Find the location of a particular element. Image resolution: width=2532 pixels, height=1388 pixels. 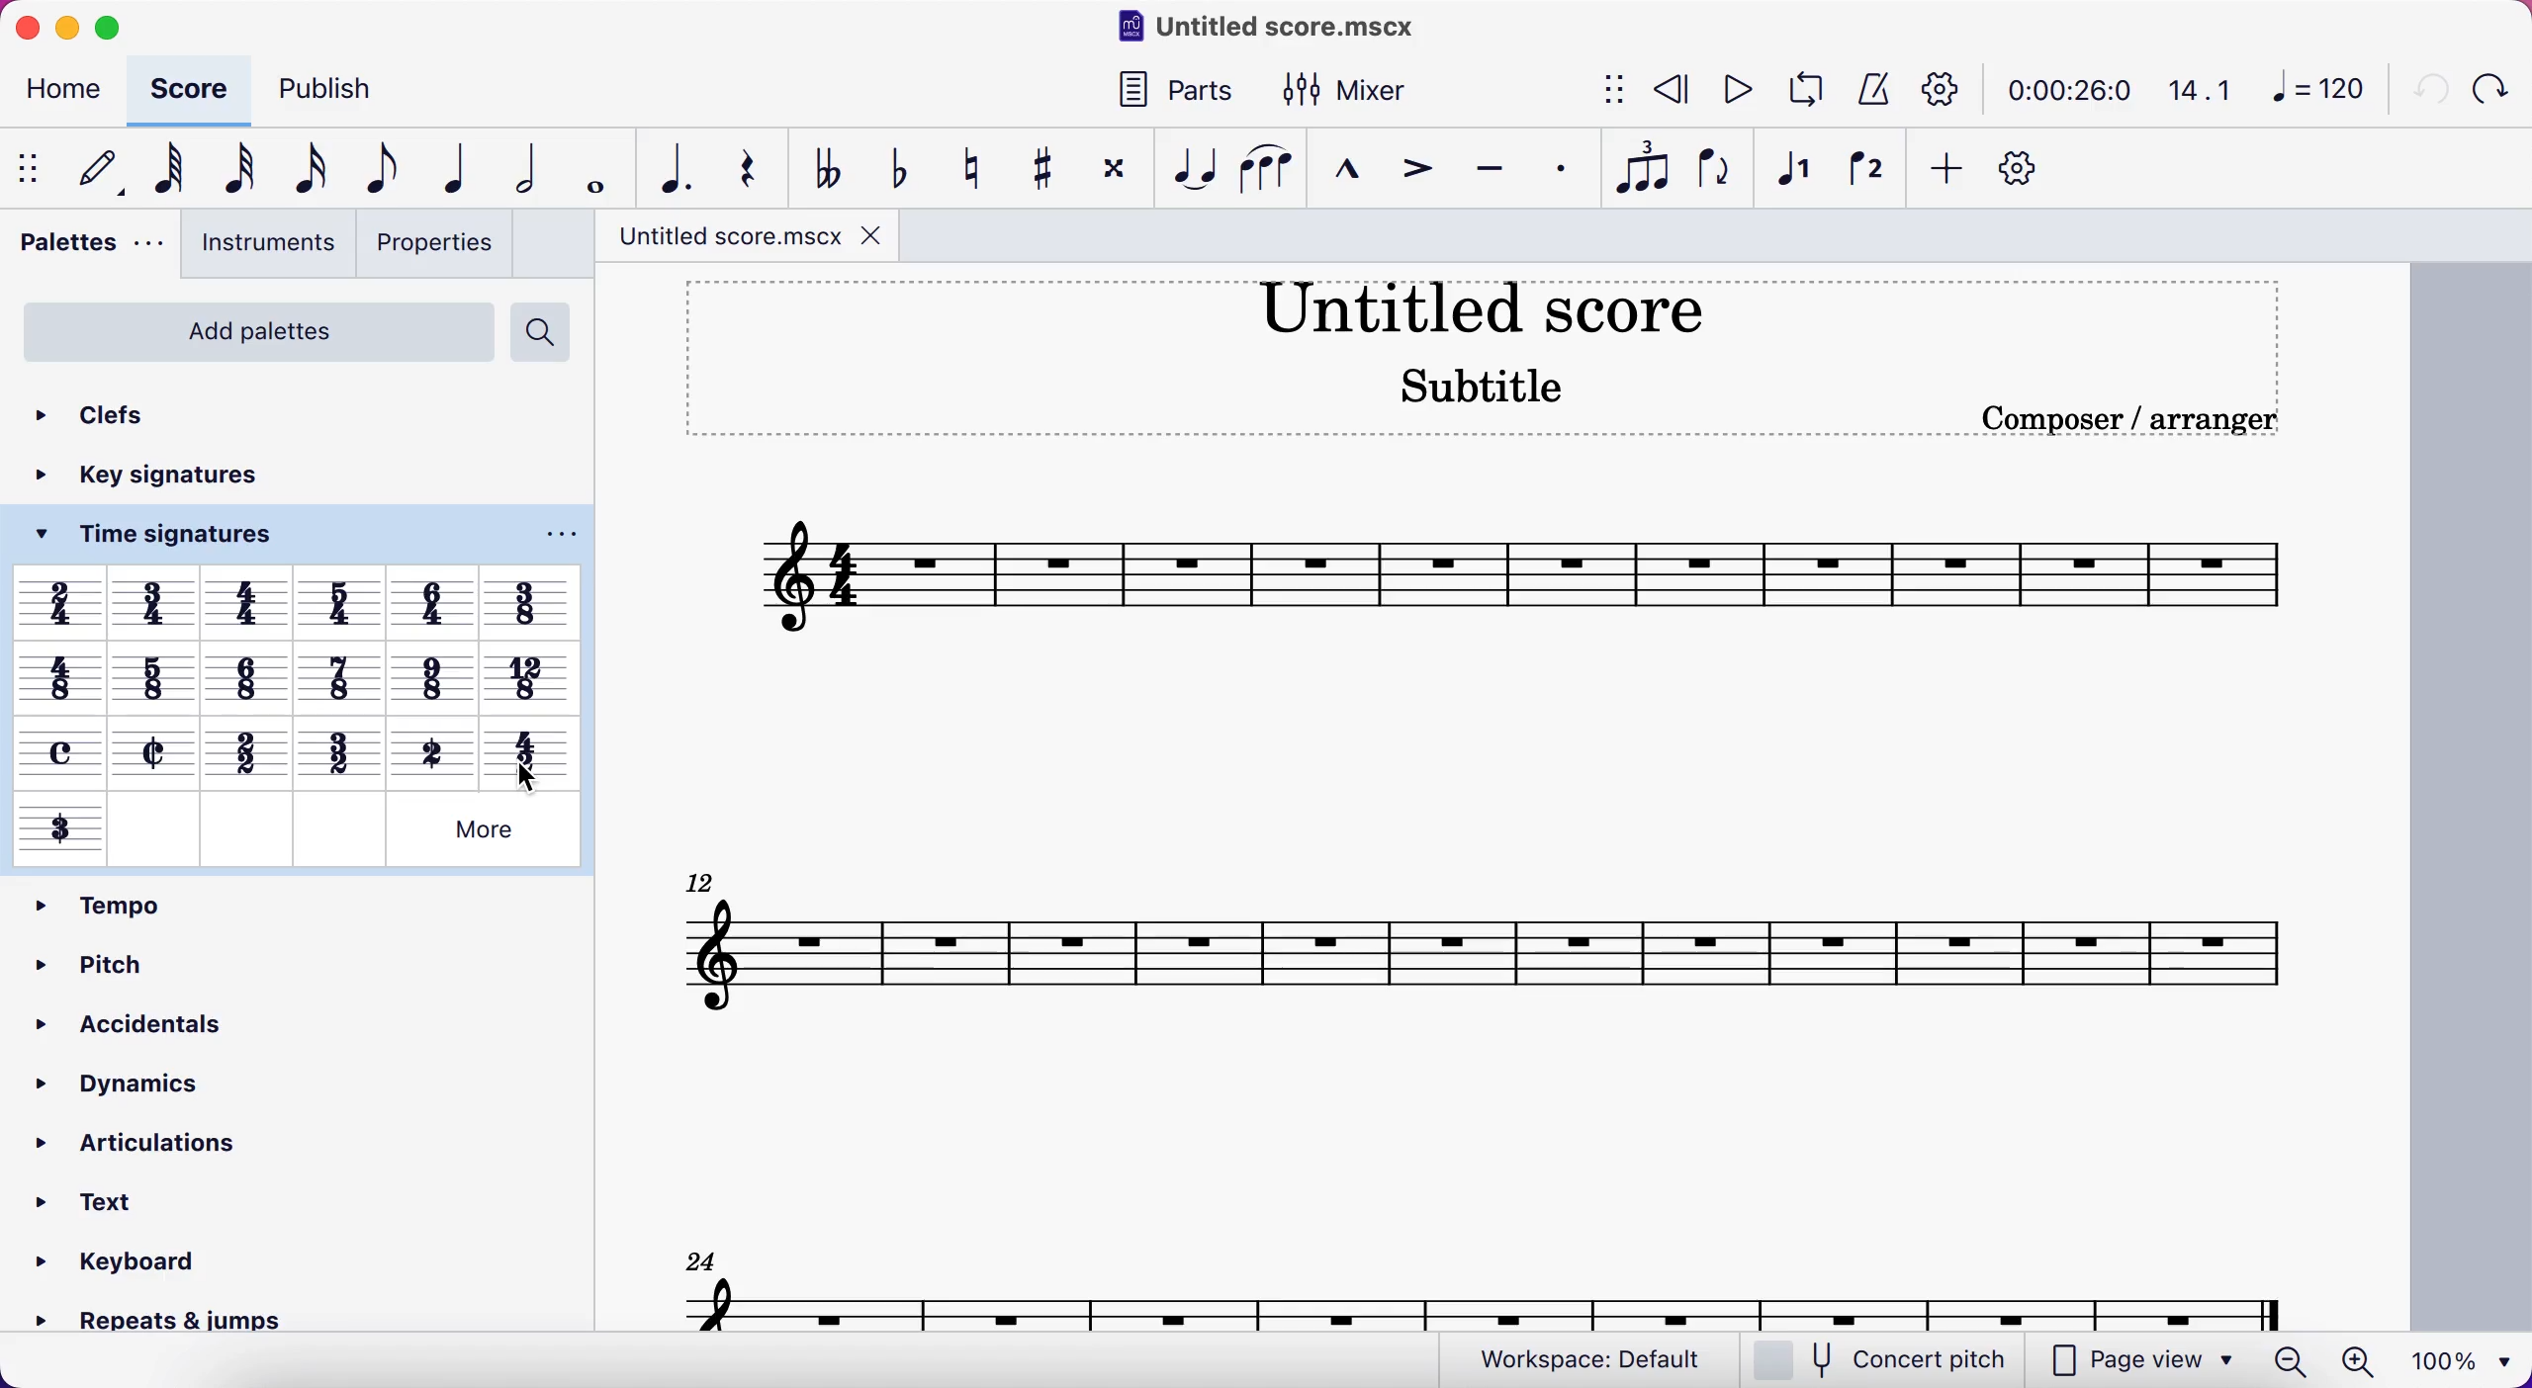

publish is located at coordinates (334, 92).